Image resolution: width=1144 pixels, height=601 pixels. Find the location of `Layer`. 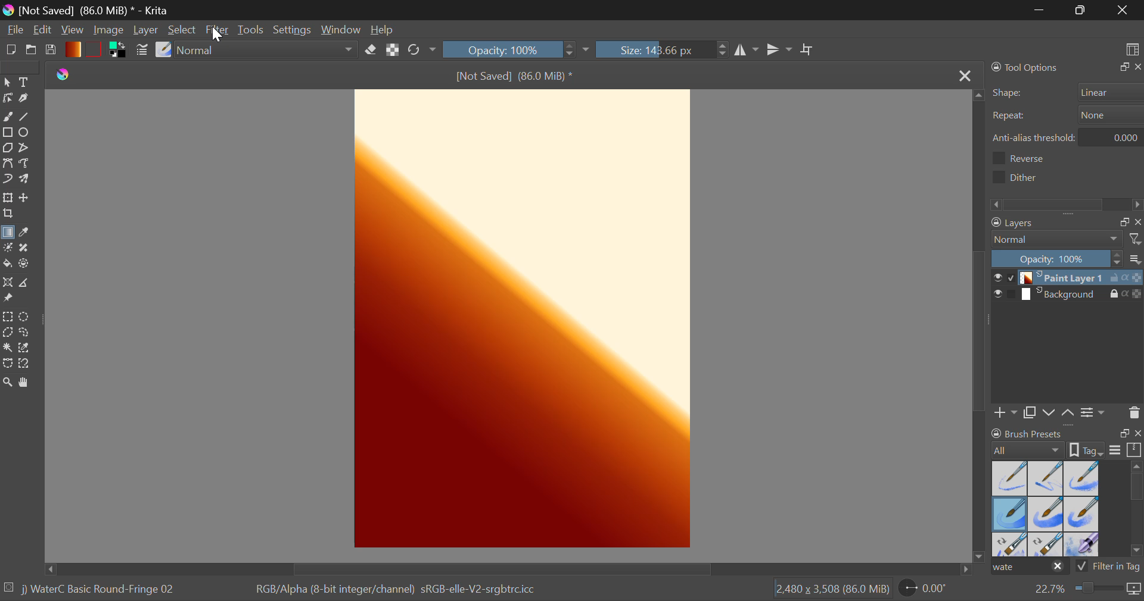

Layer is located at coordinates (147, 30).